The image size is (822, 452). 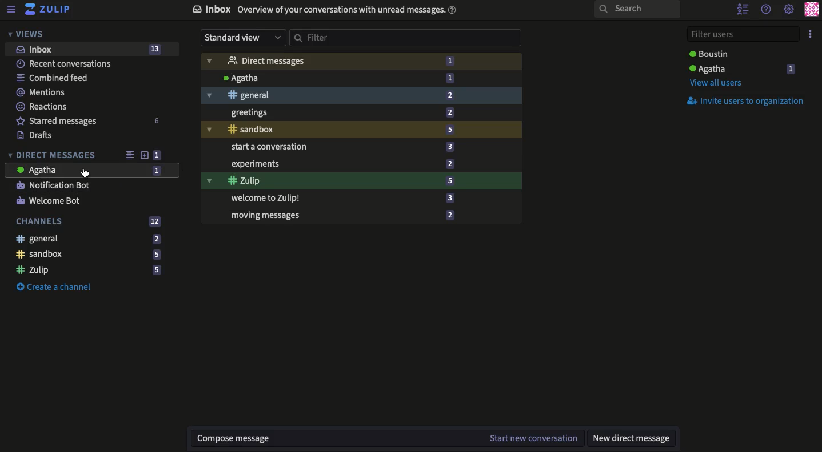 I want to click on Starred messages, so click(x=89, y=120).